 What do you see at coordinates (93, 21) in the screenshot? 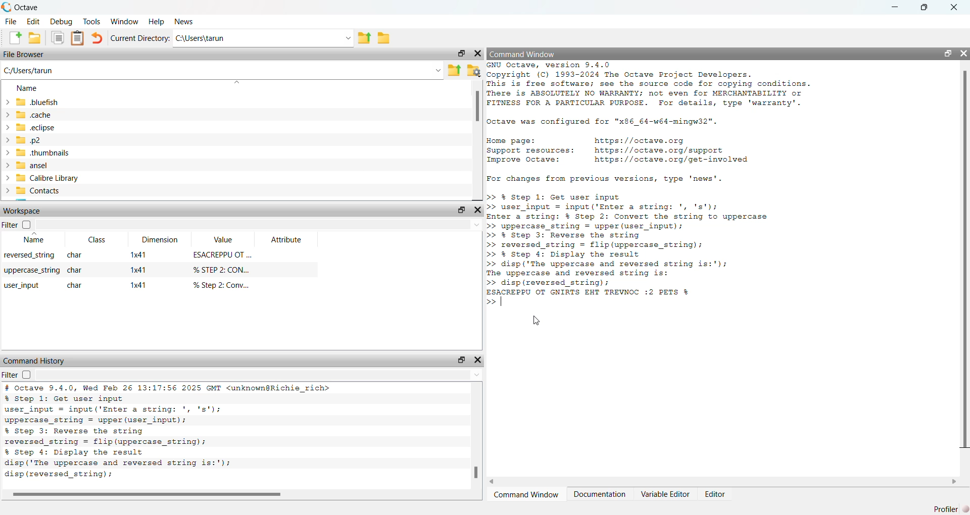
I see `tools` at bounding box center [93, 21].